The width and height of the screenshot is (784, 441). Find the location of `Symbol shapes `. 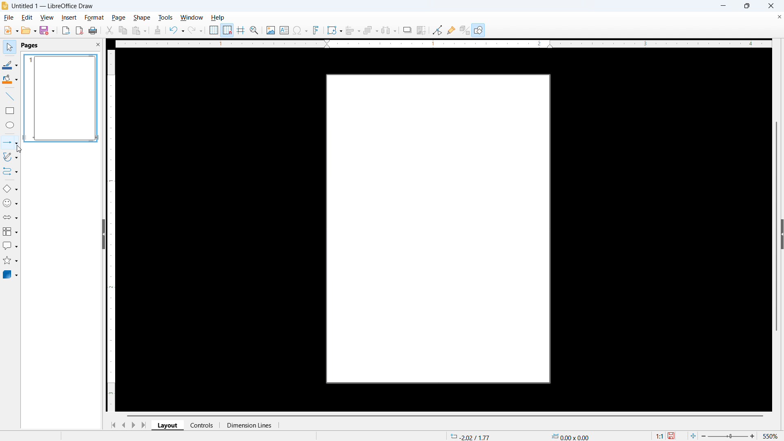

Symbol shapes  is located at coordinates (10, 203).